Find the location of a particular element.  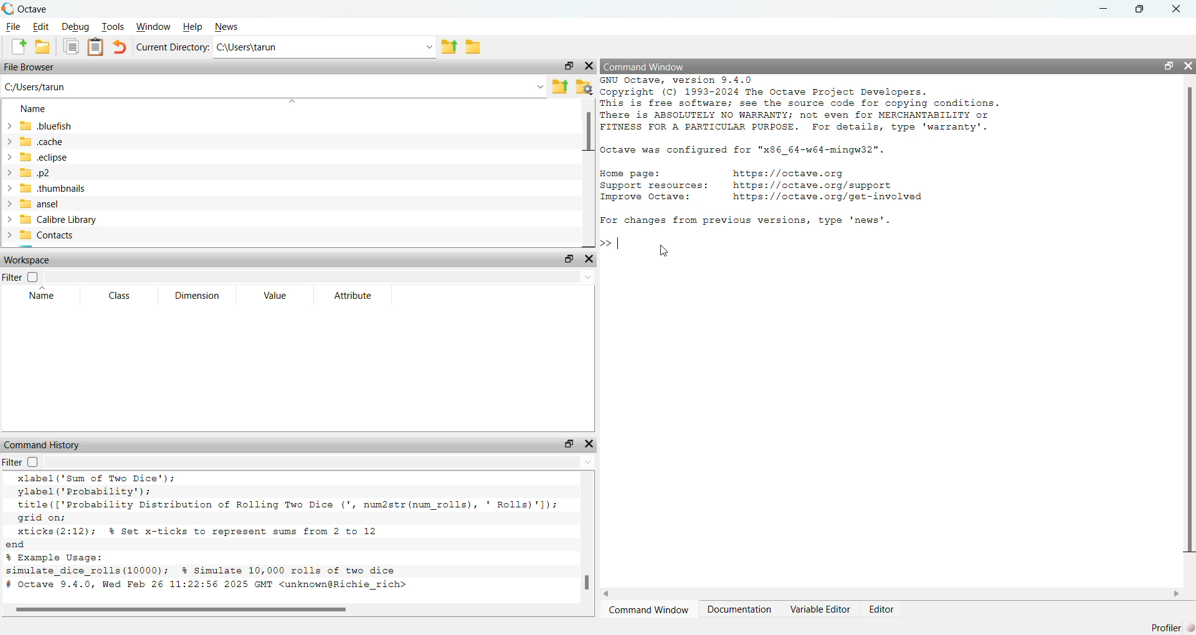

Attribute is located at coordinates (353, 296).